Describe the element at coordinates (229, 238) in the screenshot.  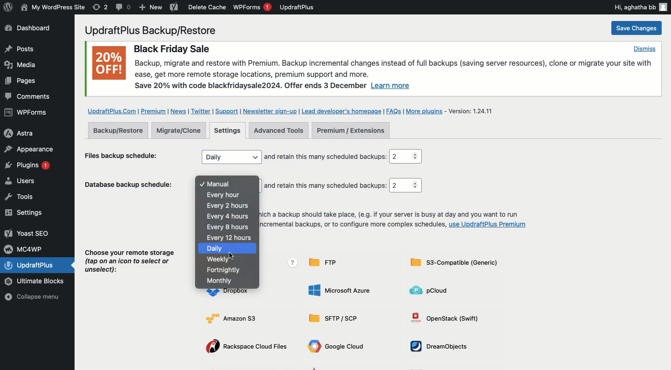
I see `Every 12 hours` at that location.